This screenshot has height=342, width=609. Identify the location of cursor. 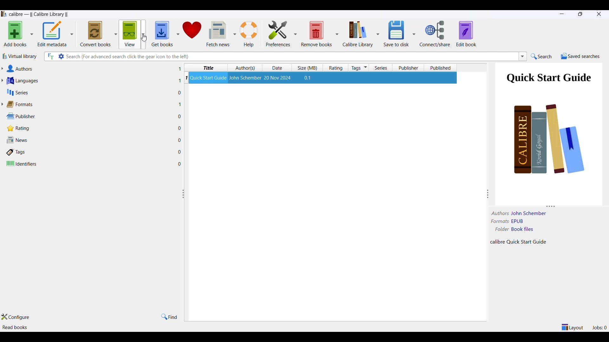
(144, 37).